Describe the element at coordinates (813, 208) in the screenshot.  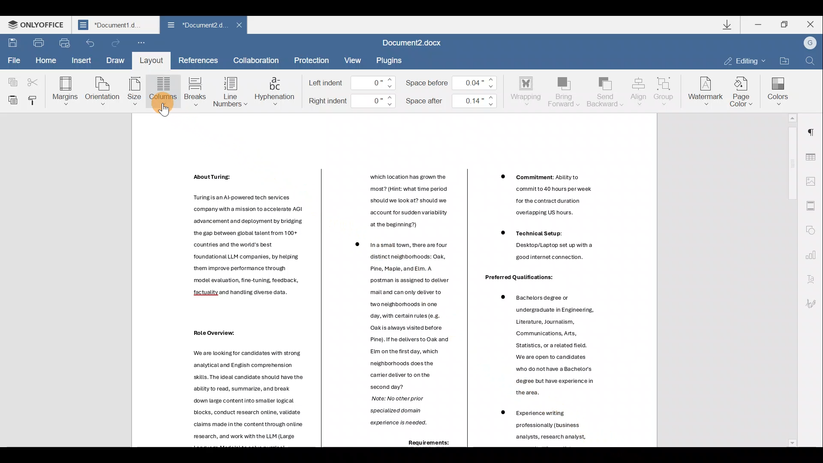
I see `Header & footer settings` at that location.